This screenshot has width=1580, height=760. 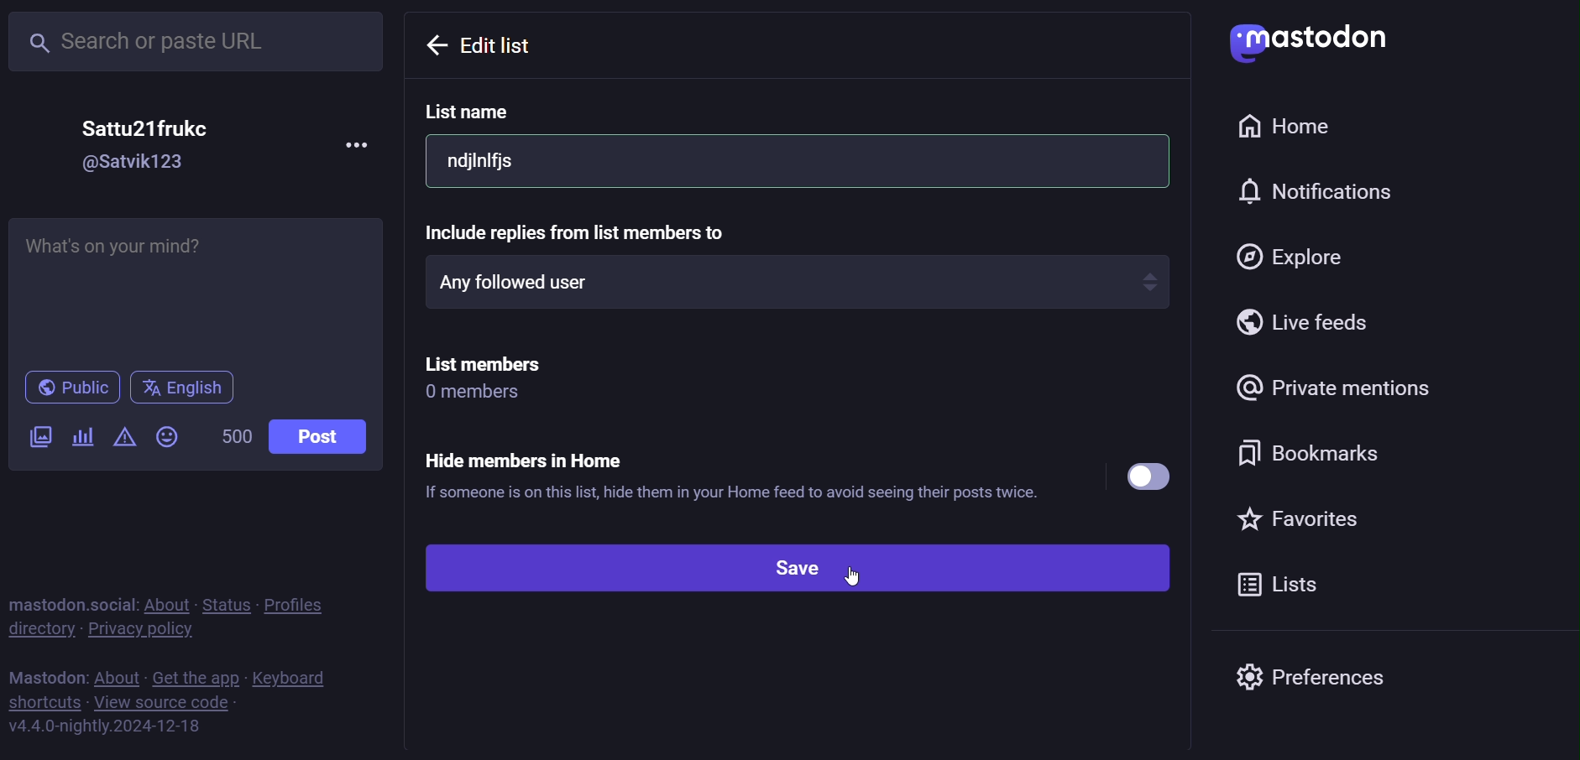 What do you see at coordinates (149, 125) in the screenshot?
I see `Sattu21frukc` at bounding box center [149, 125].